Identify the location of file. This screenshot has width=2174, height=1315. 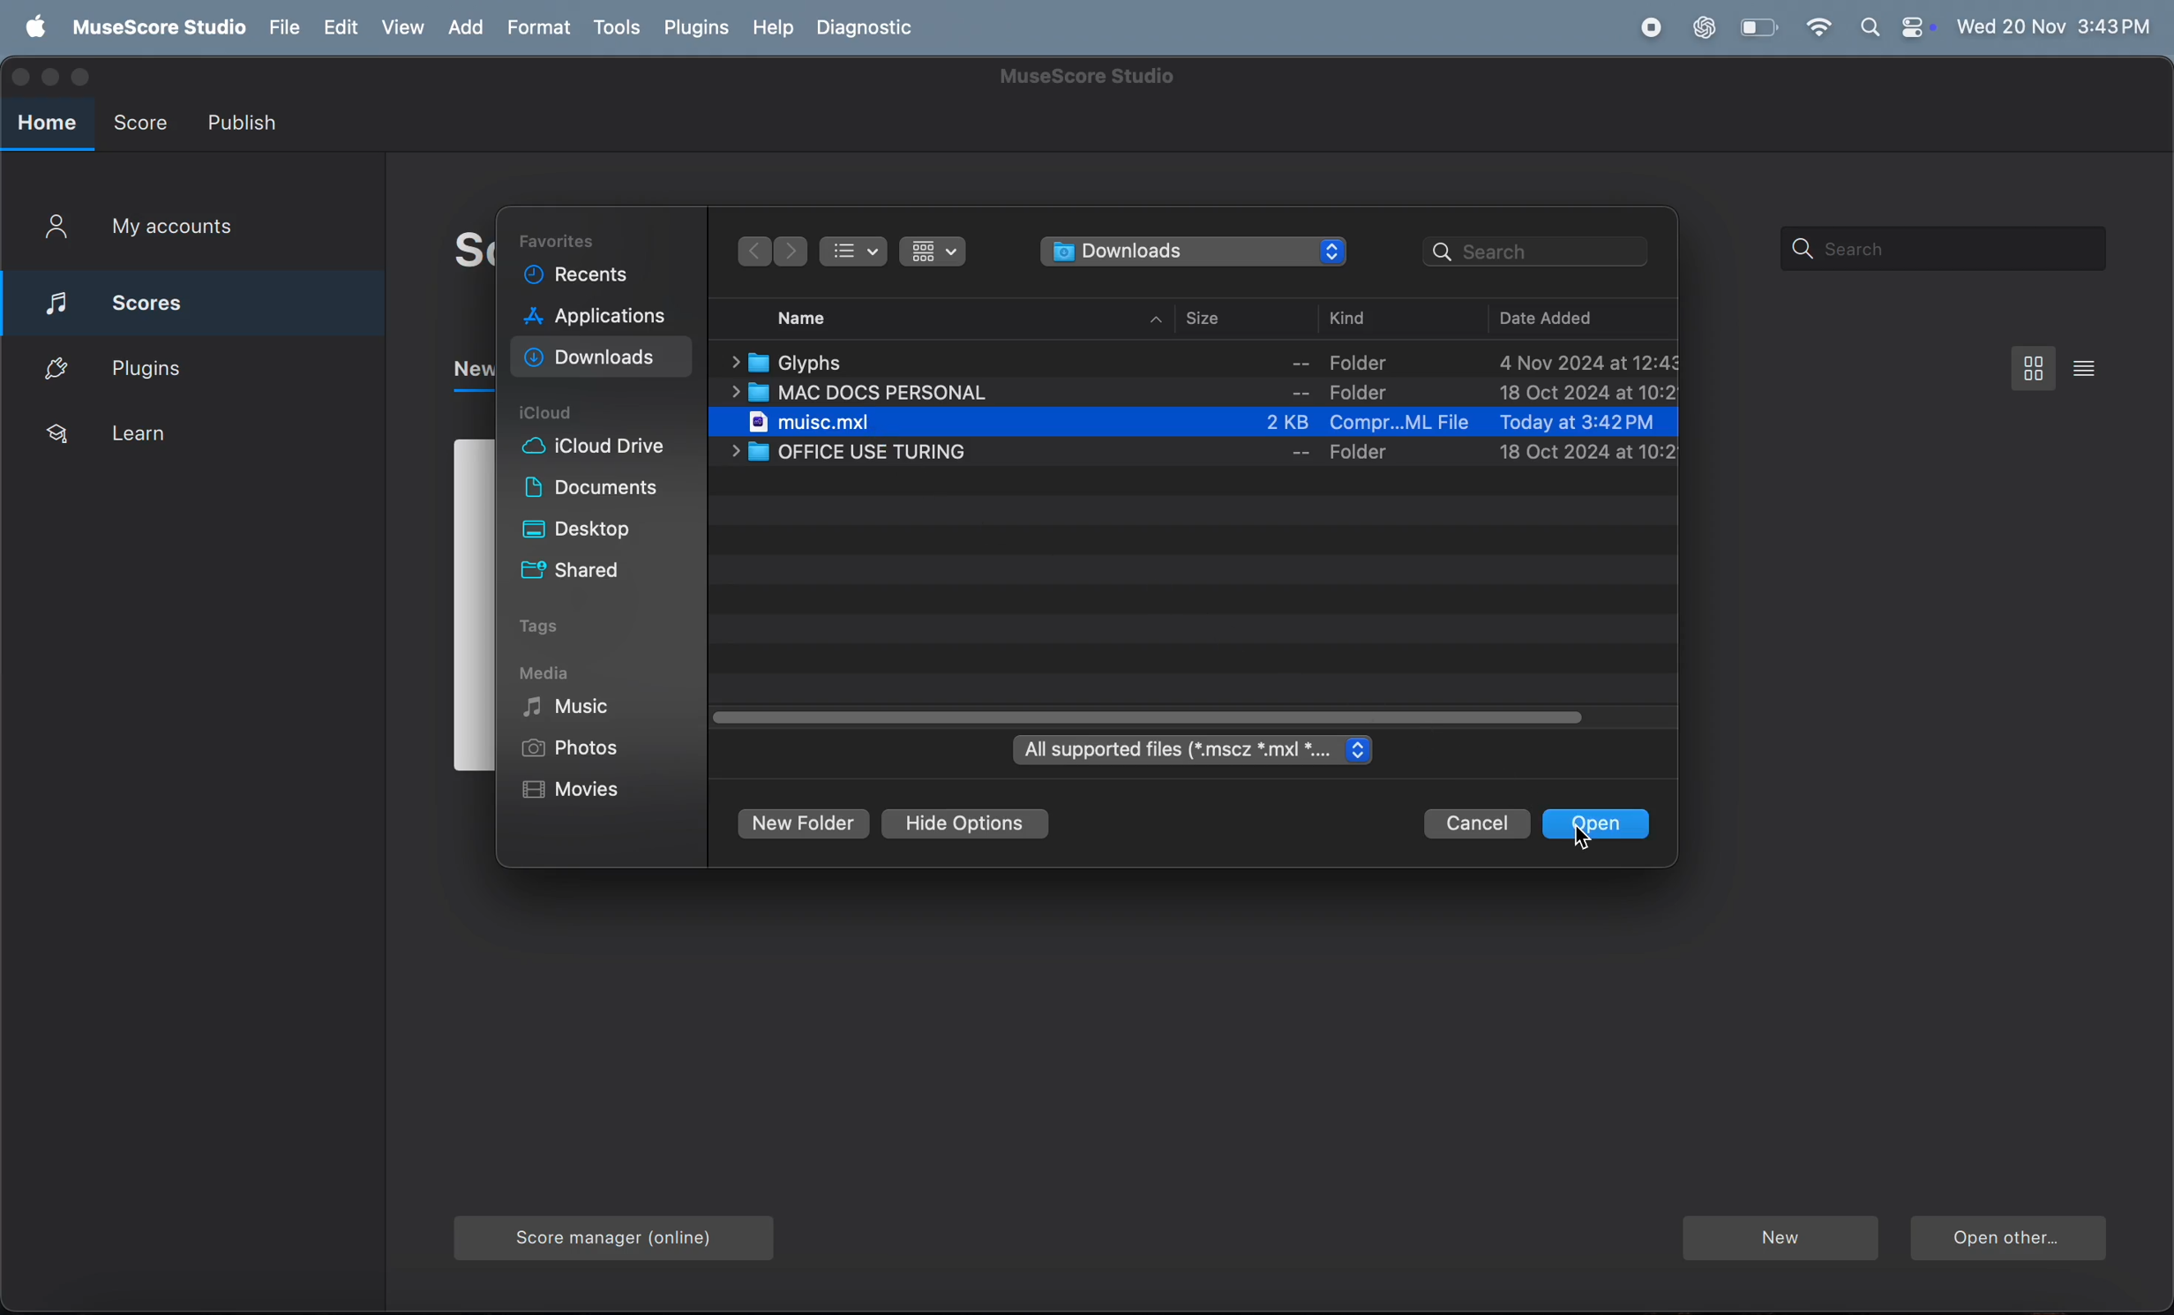
(283, 25).